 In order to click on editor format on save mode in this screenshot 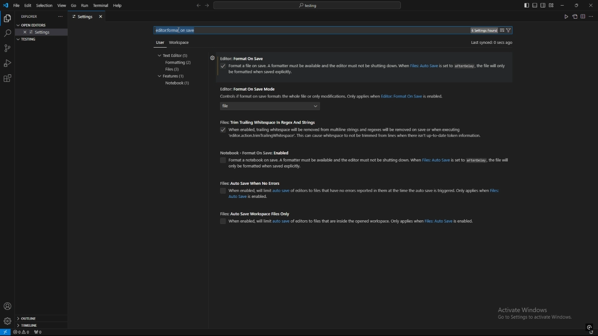, I will do `click(336, 89)`.